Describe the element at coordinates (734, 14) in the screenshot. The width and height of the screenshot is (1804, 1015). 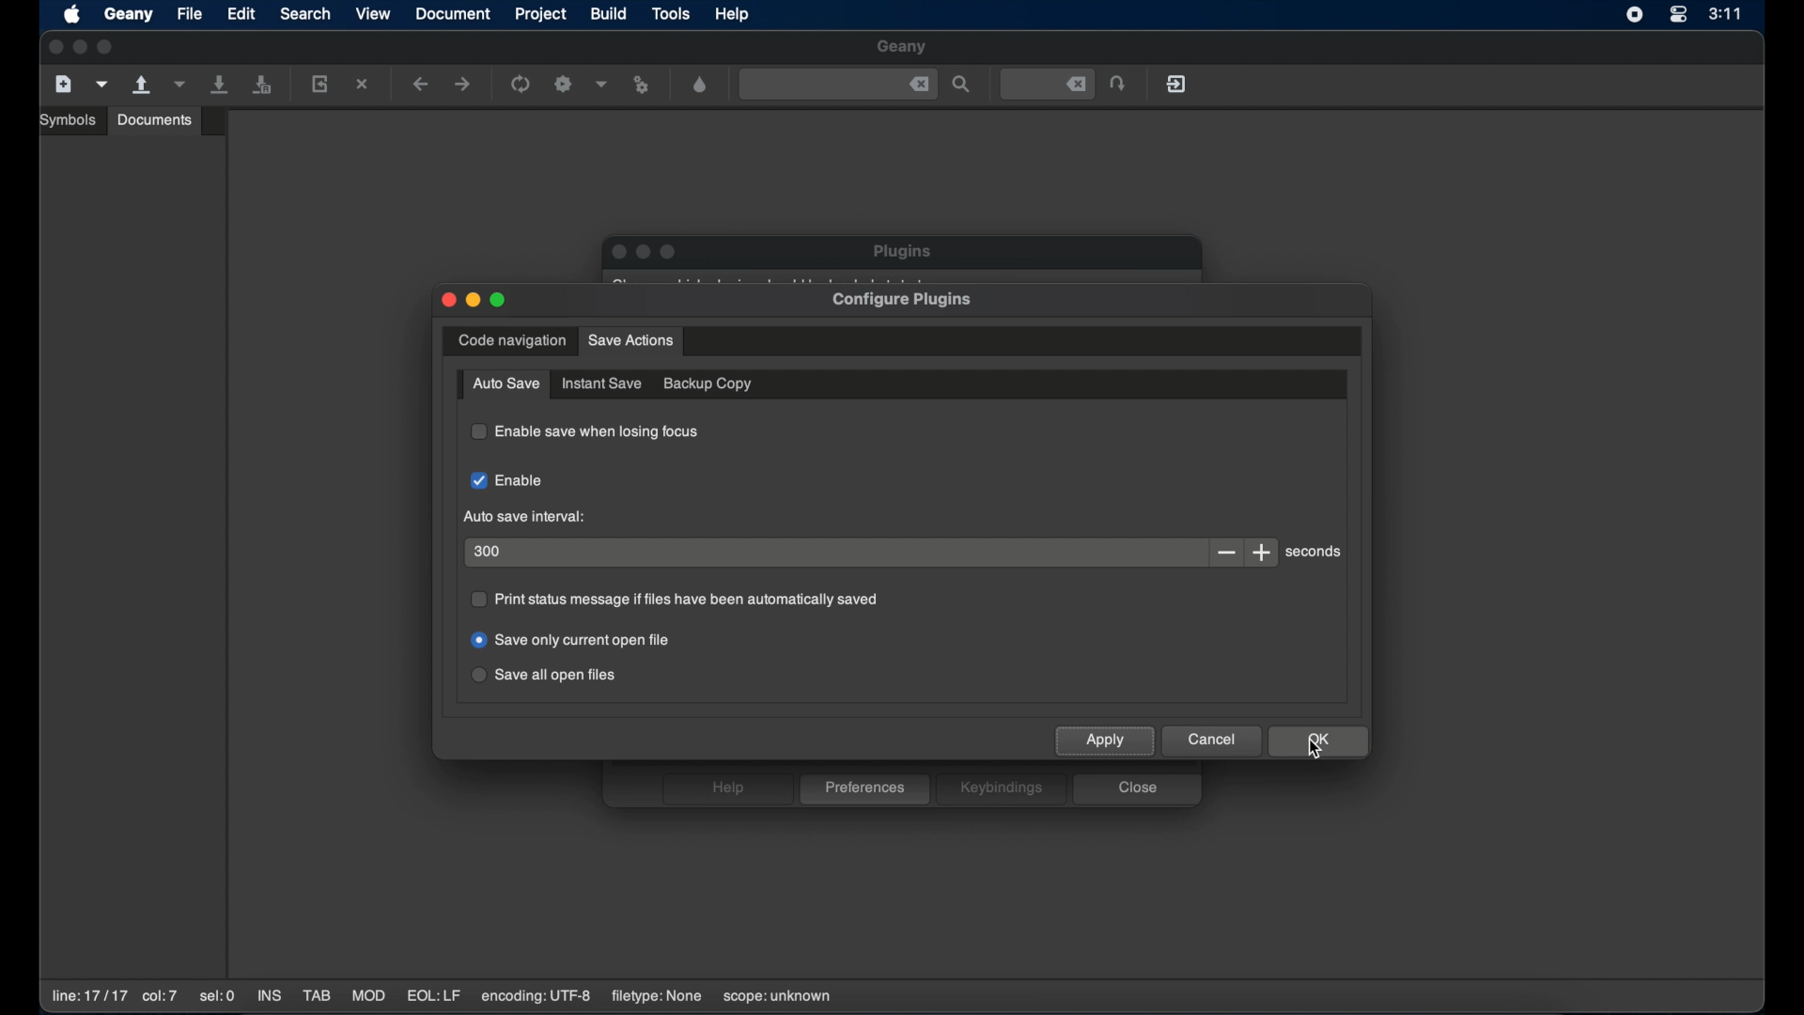
I see `help` at that location.